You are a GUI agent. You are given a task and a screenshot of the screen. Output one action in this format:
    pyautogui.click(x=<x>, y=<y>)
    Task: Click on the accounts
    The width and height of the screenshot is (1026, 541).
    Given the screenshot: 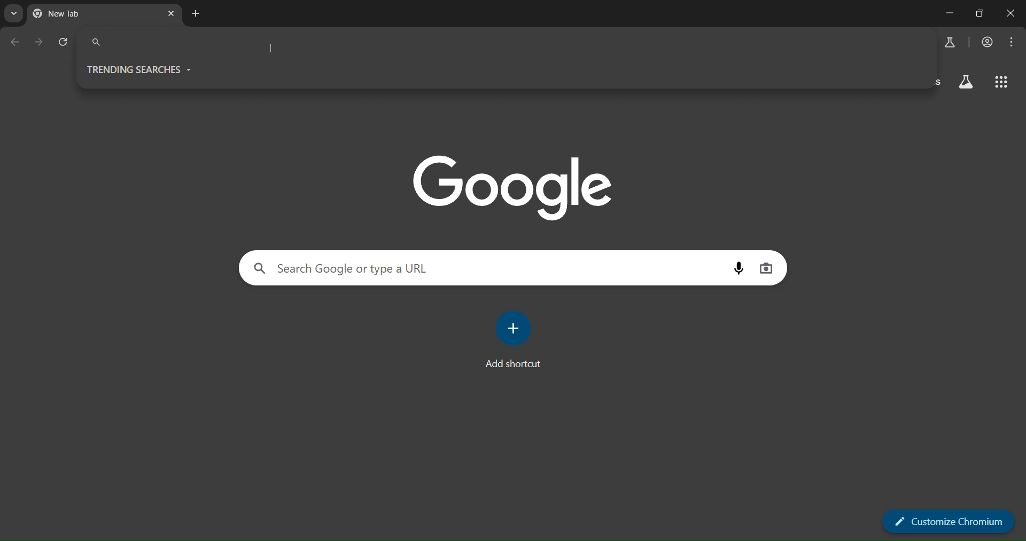 What is the action you would take?
    pyautogui.click(x=988, y=43)
    